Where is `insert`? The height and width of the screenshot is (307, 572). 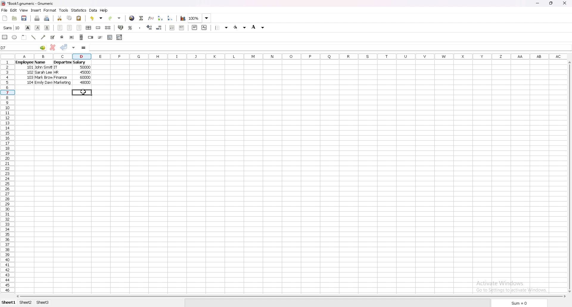
insert is located at coordinates (36, 10).